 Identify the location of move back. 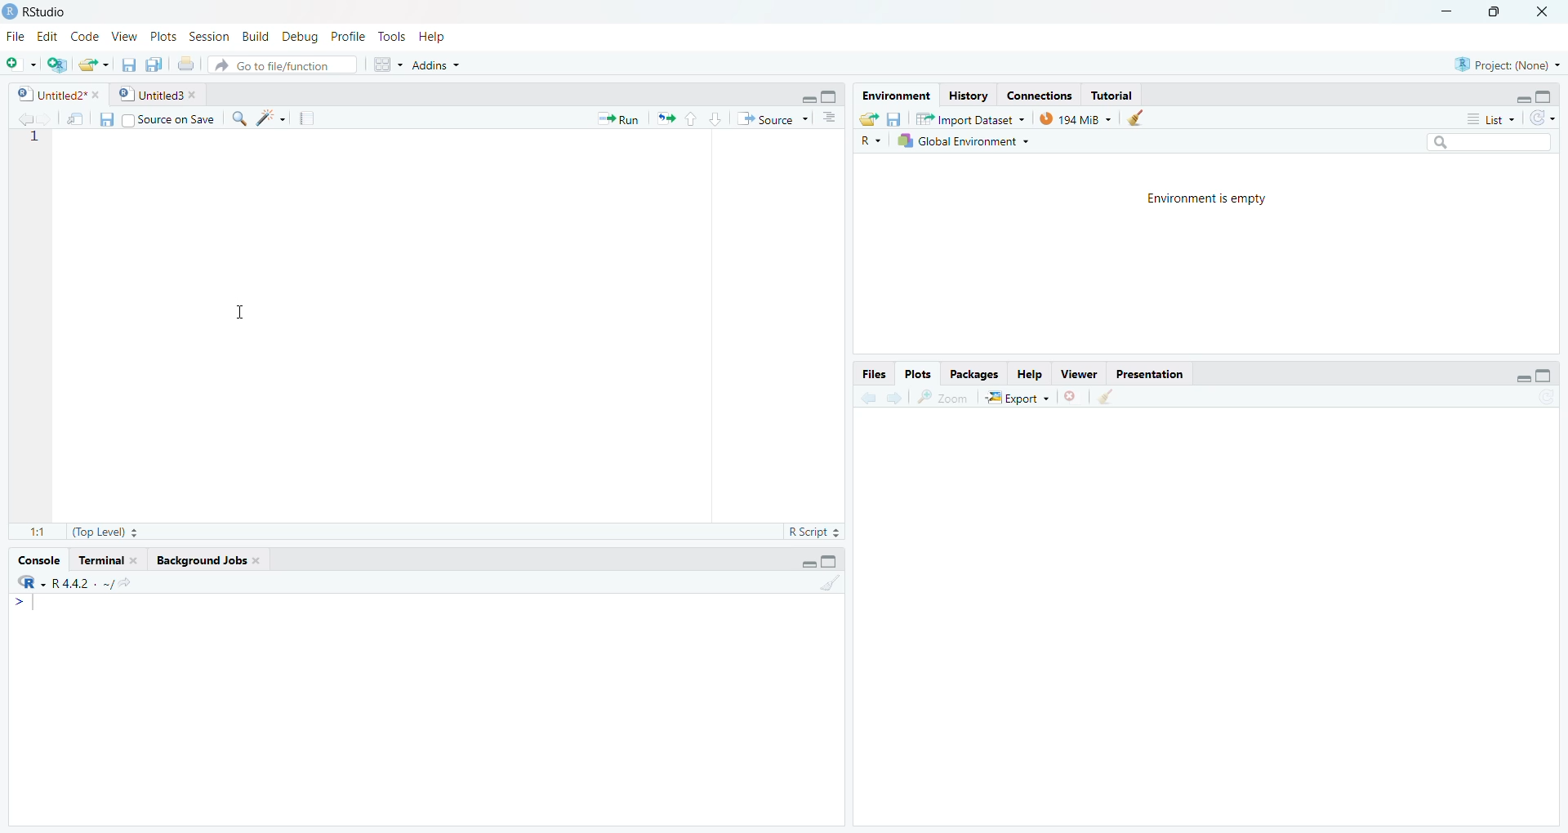
(870, 397).